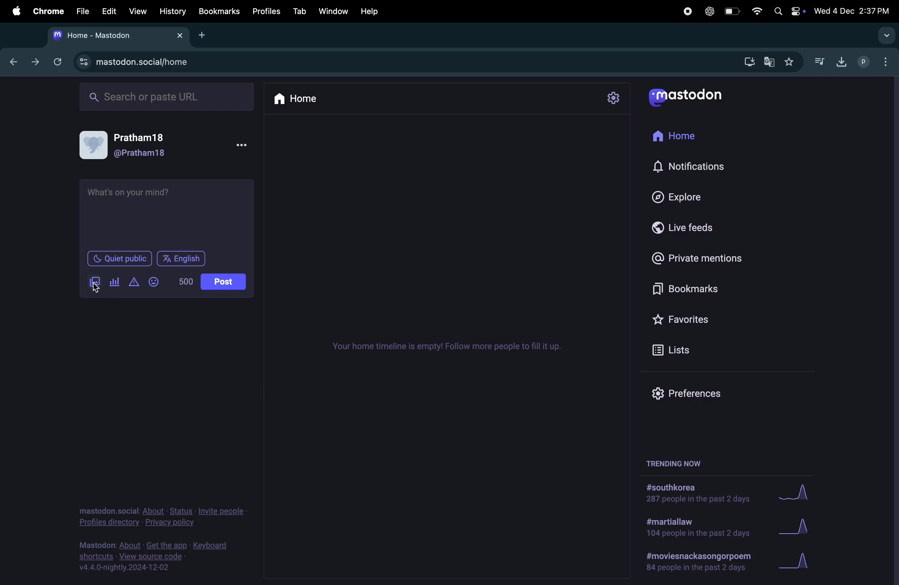 The height and width of the screenshot is (585, 899). Describe the element at coordinates (137, 11) in the screenshot. I see `view` at that location.